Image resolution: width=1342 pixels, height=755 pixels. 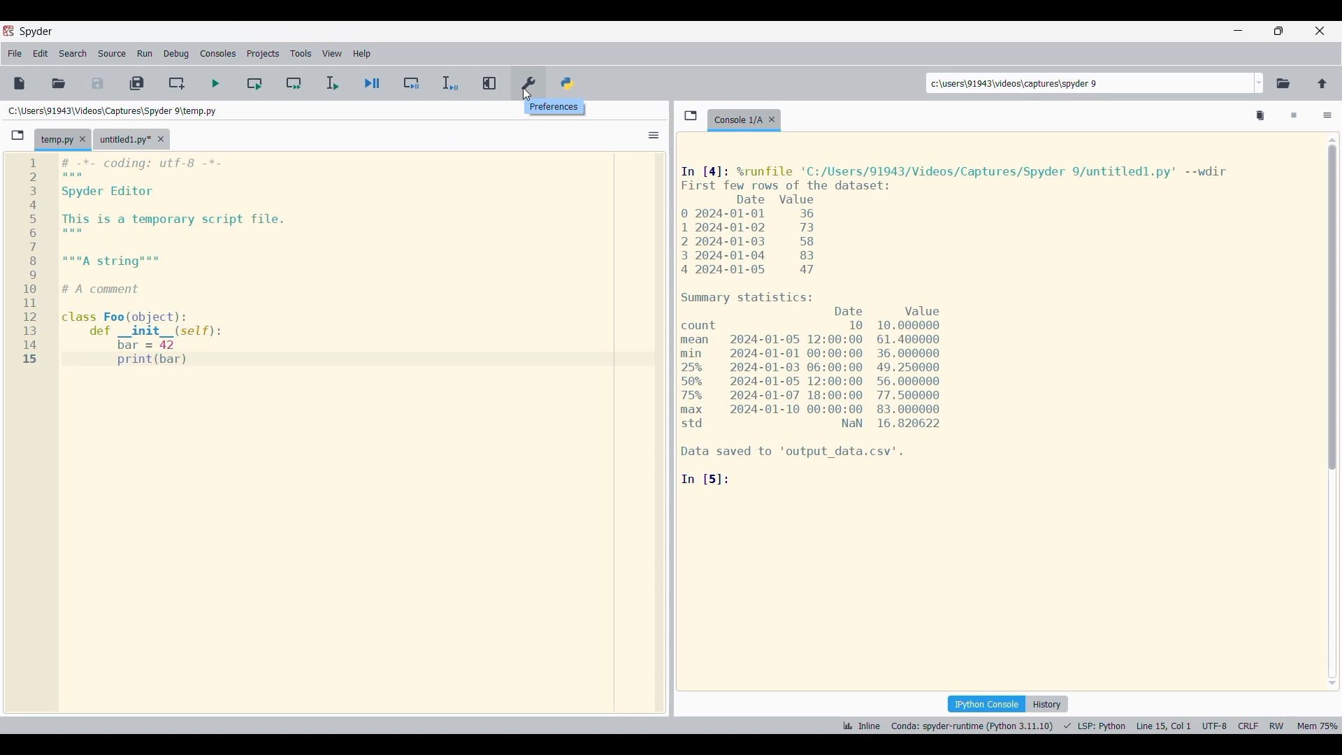 What do you see at coordinates (1327, 117) in the screenshot?
I see `Options` at bounding box center [1327, 117].